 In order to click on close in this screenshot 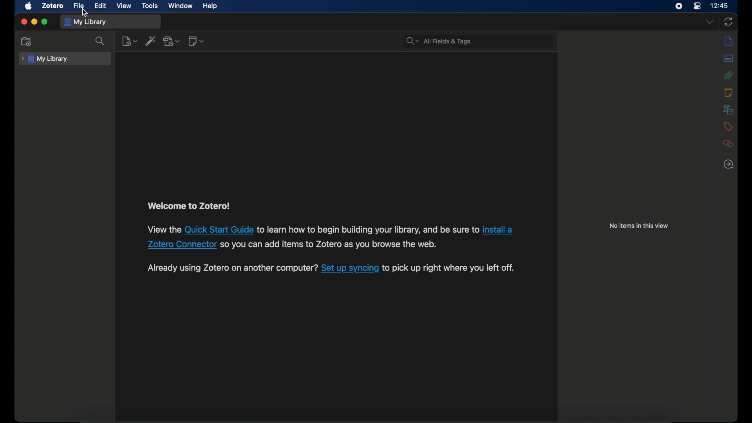, I will do `click(23, 21)`.